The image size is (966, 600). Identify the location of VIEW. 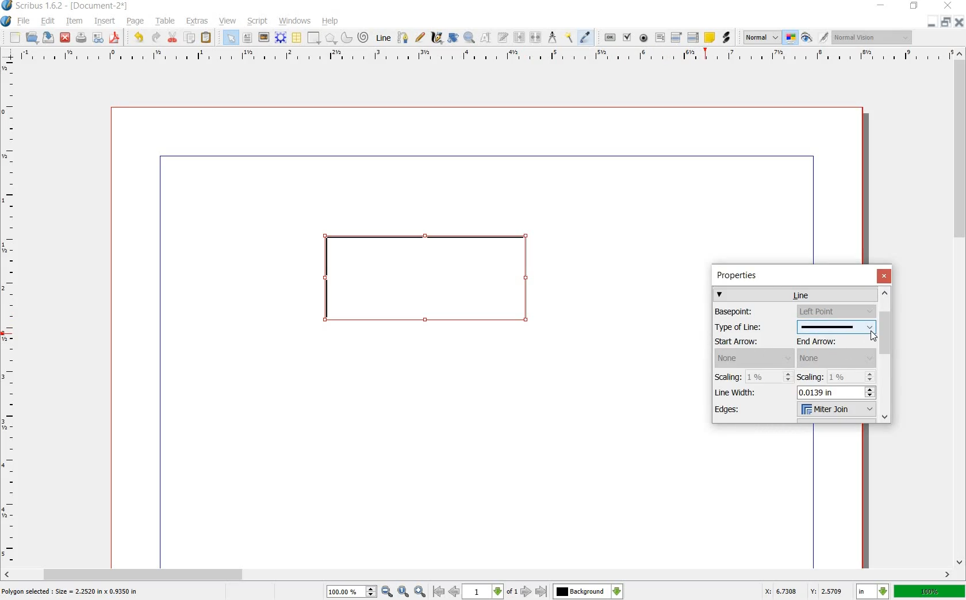
(227, 22).